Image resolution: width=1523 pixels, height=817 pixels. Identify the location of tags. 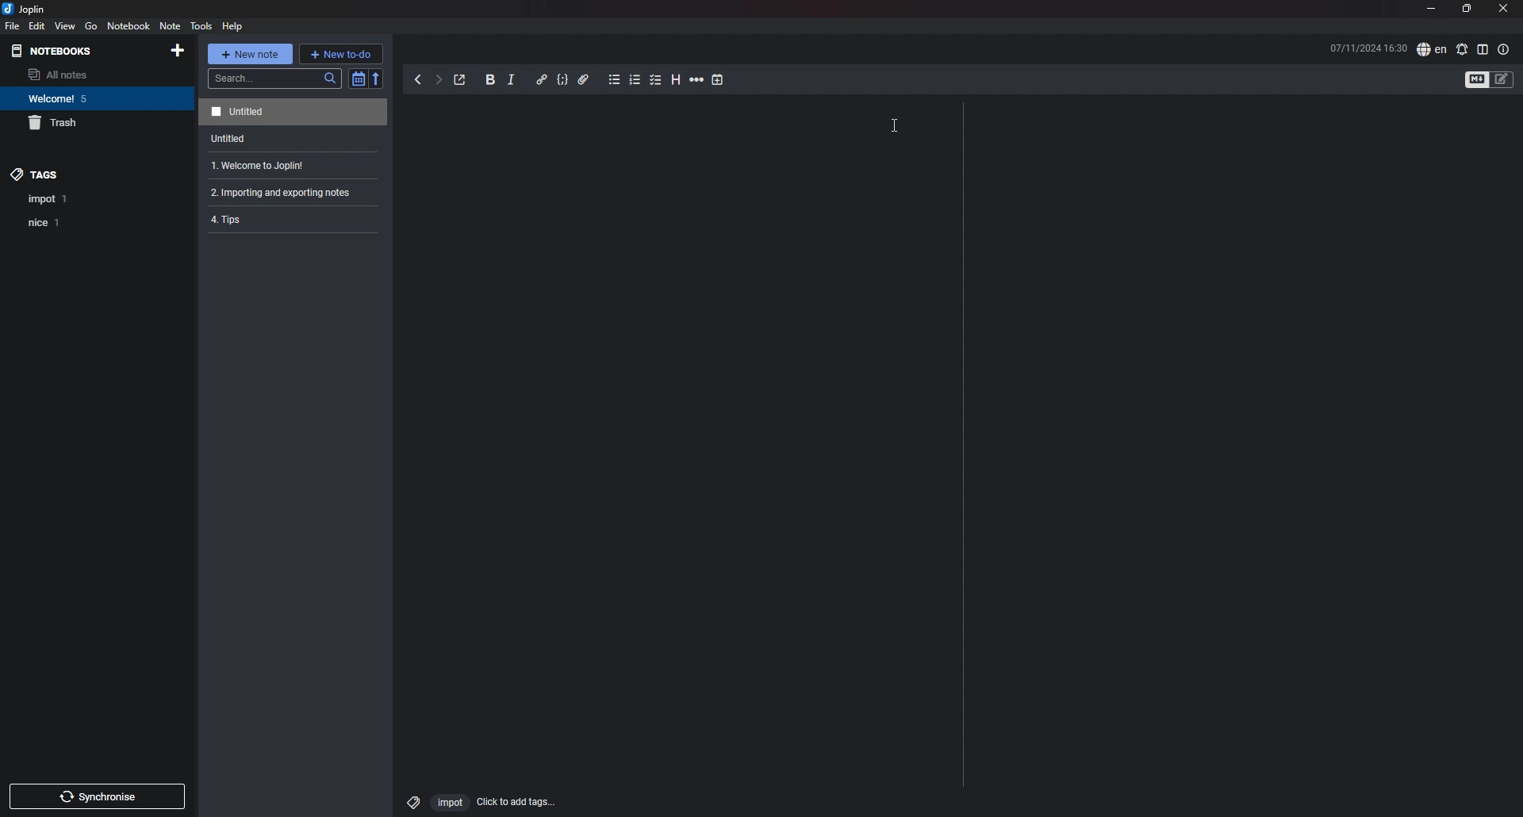
(77, 174).